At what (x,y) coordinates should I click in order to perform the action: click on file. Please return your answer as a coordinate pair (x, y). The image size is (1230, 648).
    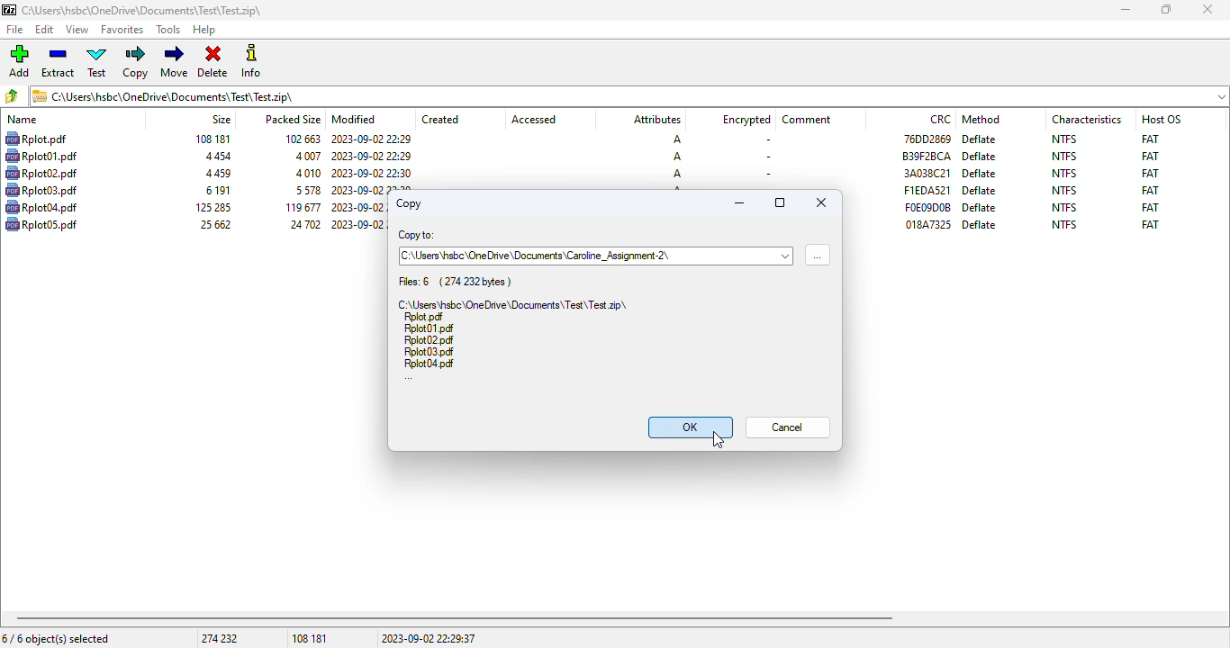
    Looking at the image, I should click on (35, 139).